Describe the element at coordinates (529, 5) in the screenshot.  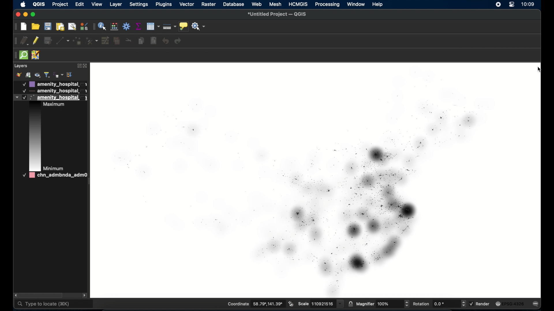
I see `time` at that location.